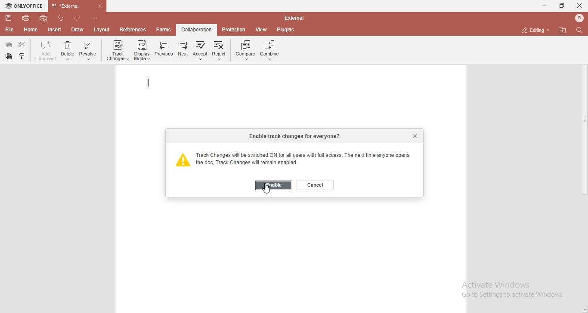 The height and width of the screenshot is (313, 588). Describe the element at coordinates (9, 56) in the screenshot. I see `copy` at that location.